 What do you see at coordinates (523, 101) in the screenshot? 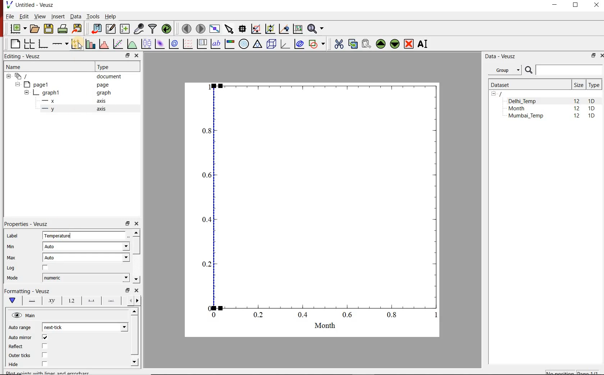
I see `Delhi_Temp` at bounding box center [523, 101].